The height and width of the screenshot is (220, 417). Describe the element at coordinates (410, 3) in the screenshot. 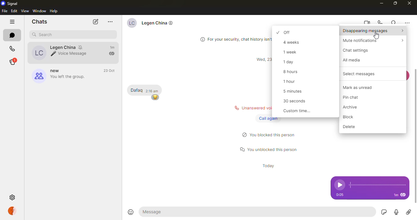

I see `close` at that location.